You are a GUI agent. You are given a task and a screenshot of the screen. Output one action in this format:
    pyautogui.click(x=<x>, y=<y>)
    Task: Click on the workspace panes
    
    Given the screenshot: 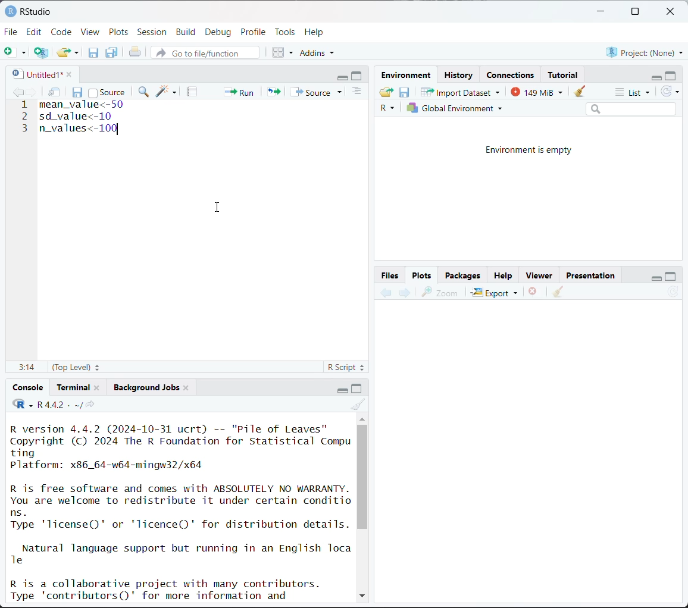 What is the action you would take?
    pyautogui.click(x=283, y=52)
    